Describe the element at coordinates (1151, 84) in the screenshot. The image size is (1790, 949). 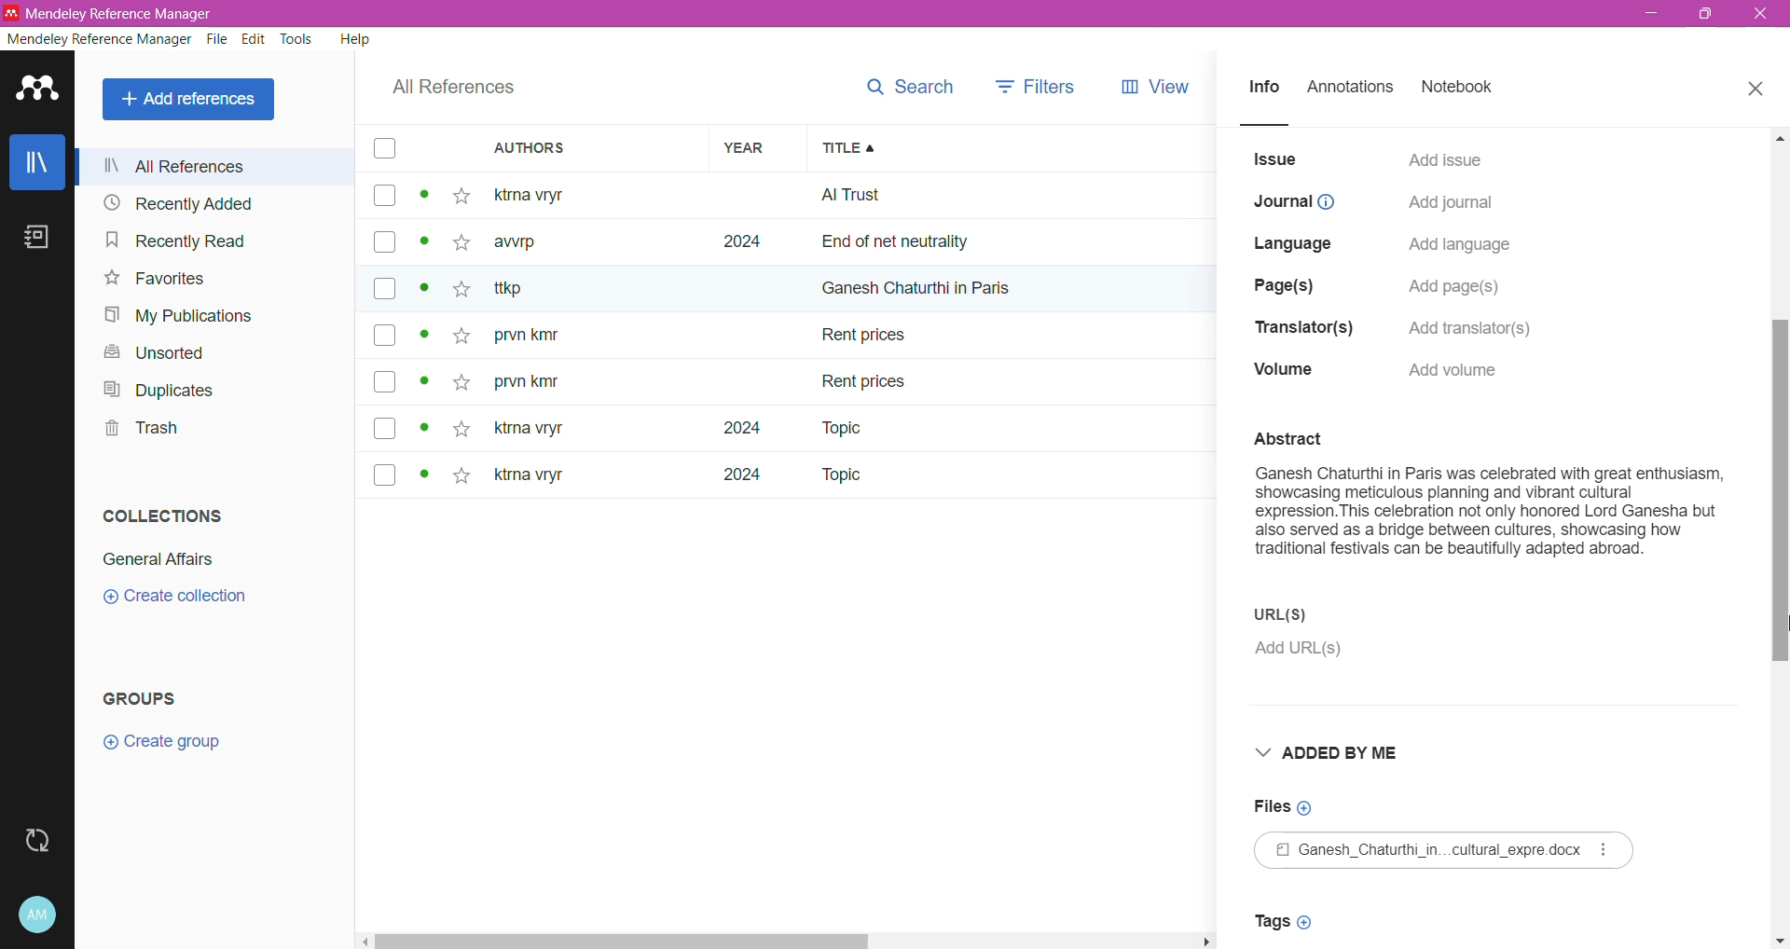
I see `View` at that location.